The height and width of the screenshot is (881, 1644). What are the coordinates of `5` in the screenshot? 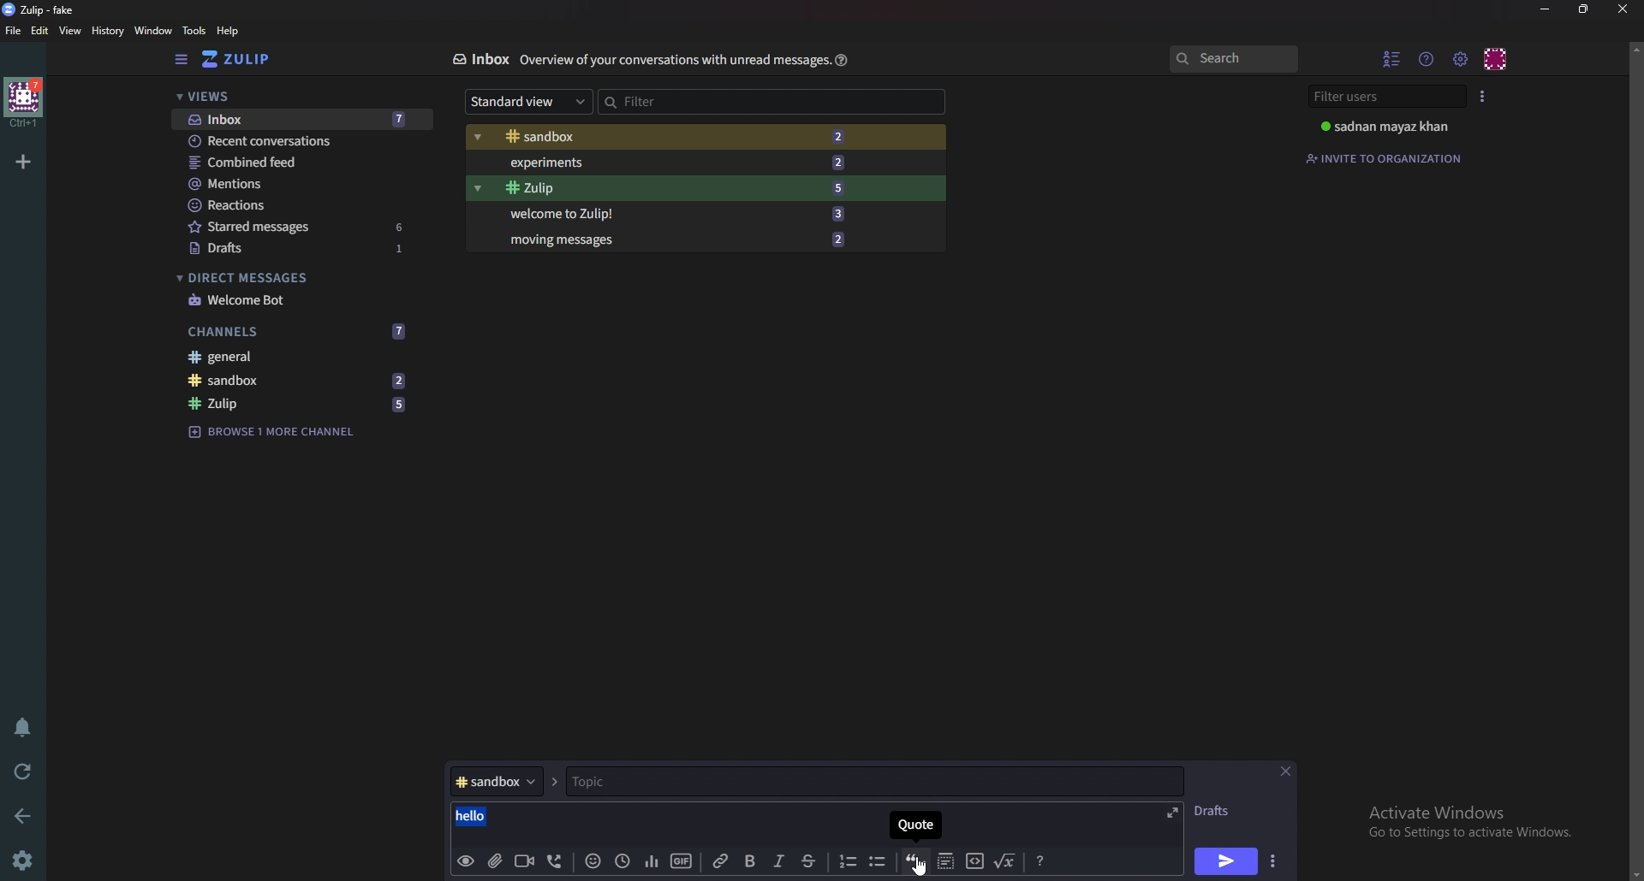 It's located at (843, 187).